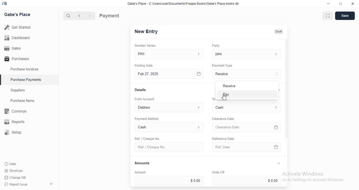 The height and width of the screenshot is (190, 359). I want to click on Ref. Date, so click(247, 147).